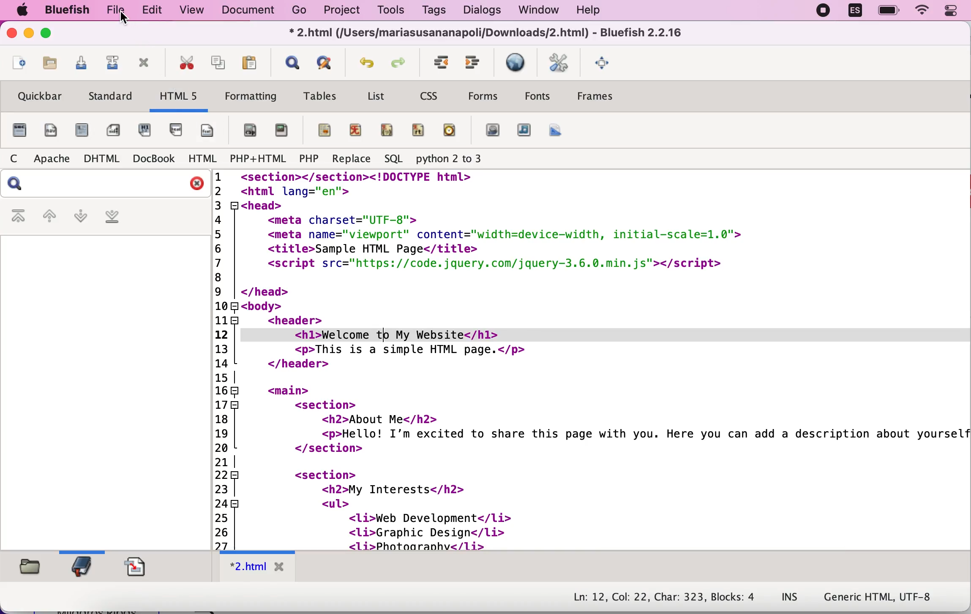 The height and width of the screenshot is (614, 971). I want to click on edit preferences, so click(559, 60).